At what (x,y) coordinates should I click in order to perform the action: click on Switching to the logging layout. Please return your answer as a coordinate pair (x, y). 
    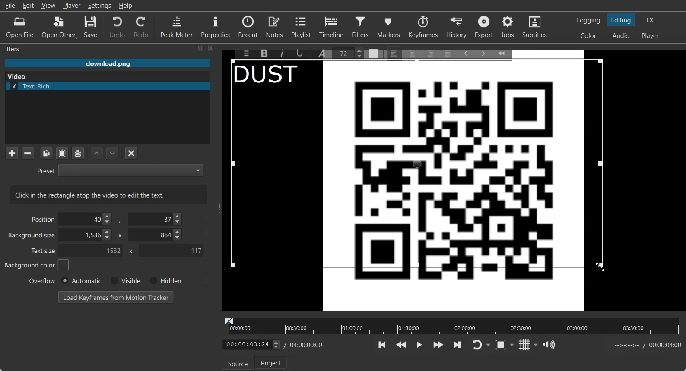
    Looking at the image, I should click on (588, 20).